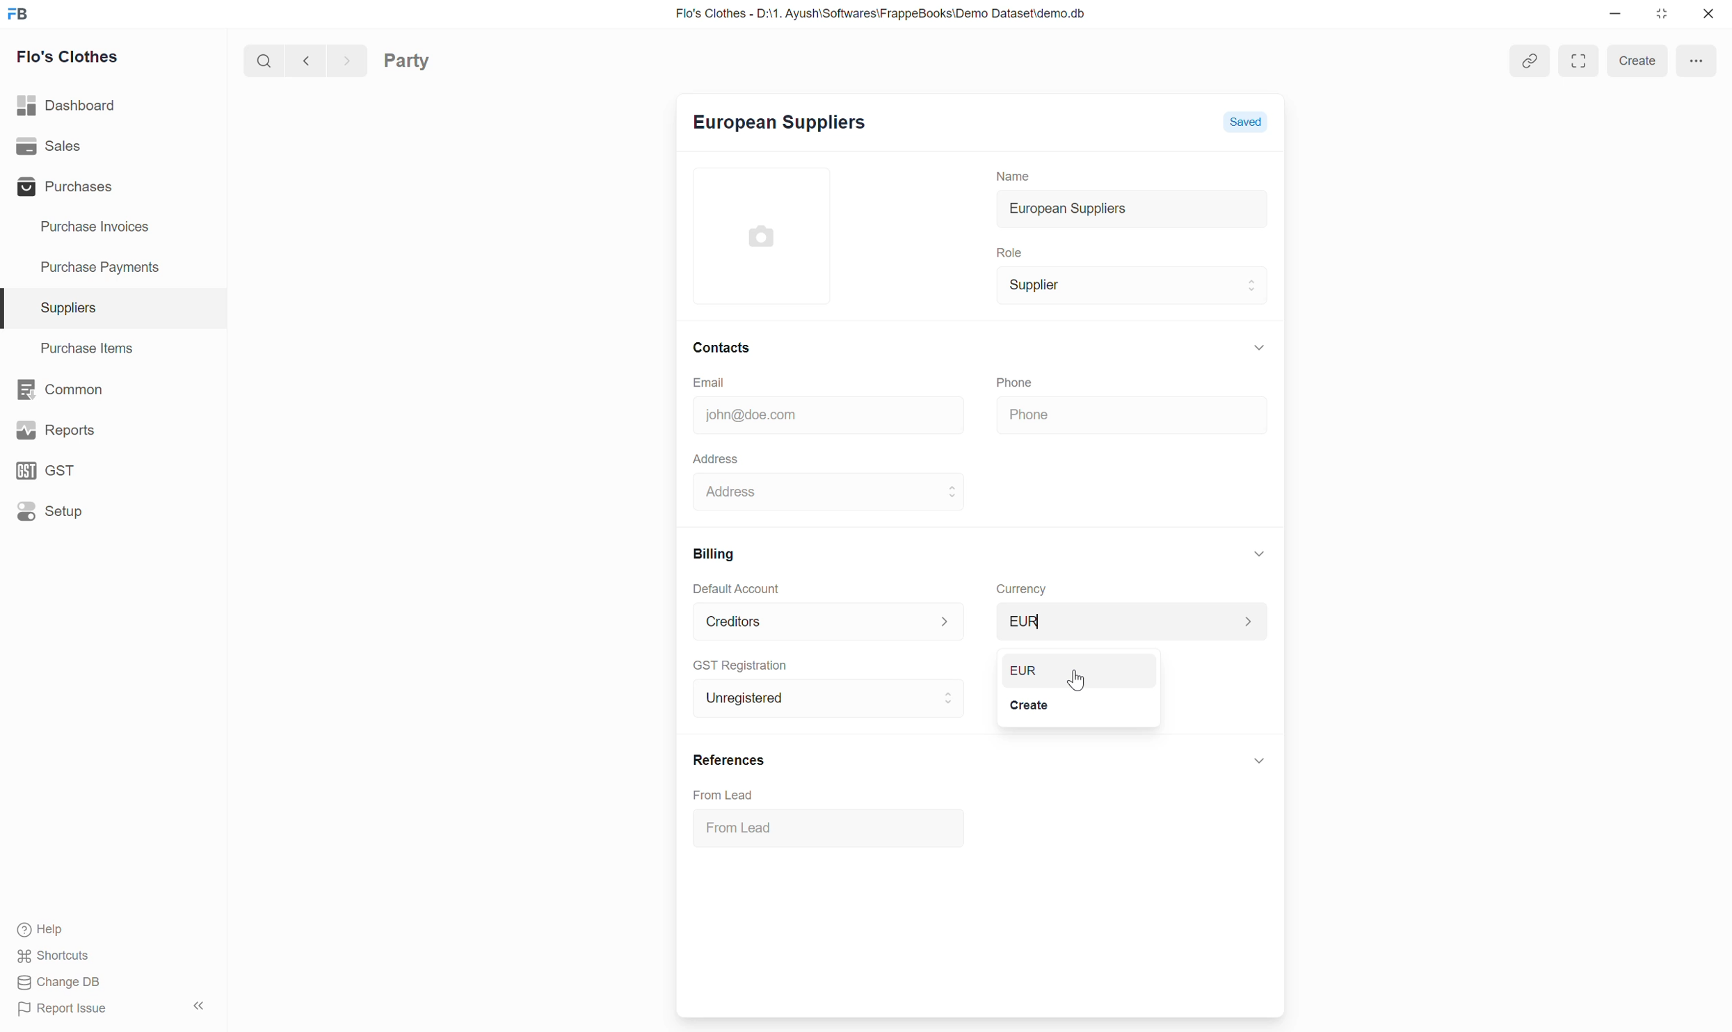  Describe the element at coordinates (735, 588) in the screenshot. I see `Default Account` at that location.